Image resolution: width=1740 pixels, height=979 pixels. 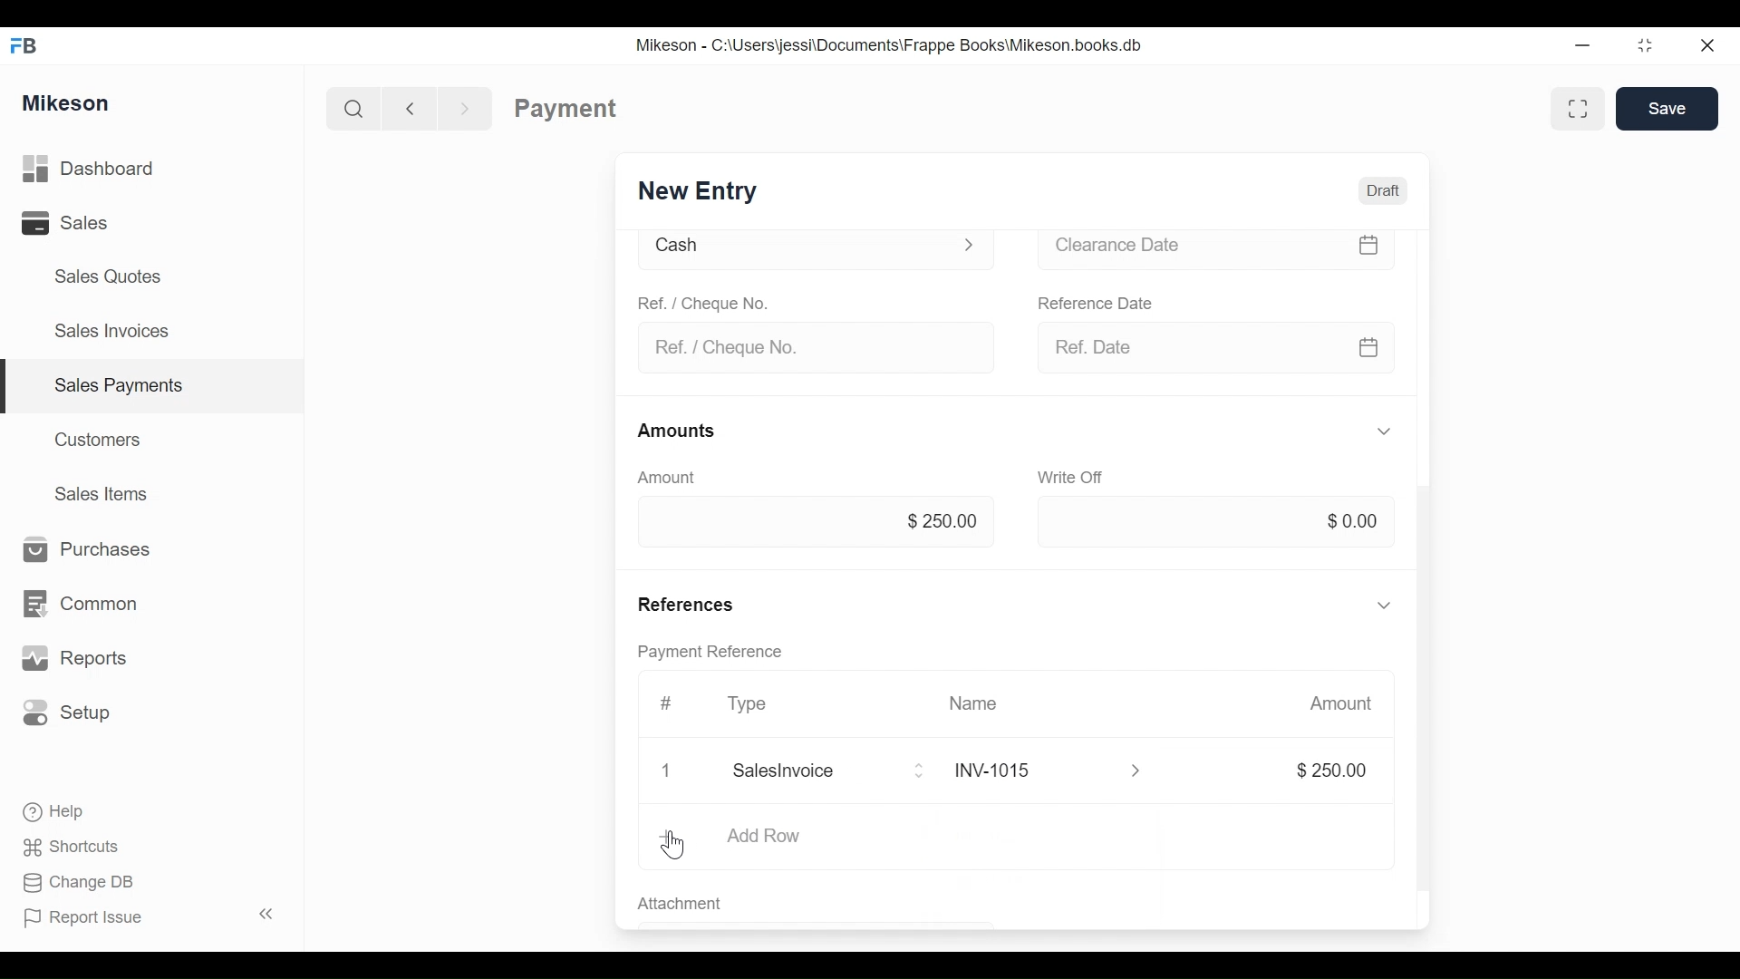 What do you see at coordinates (90, 595) in the screenshot?
I see `Common` at bounding box center [90, 595].